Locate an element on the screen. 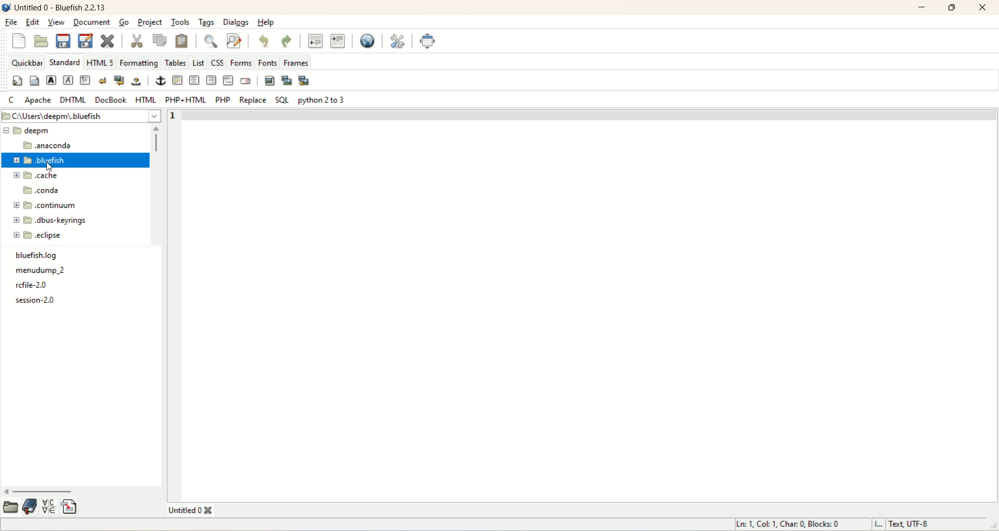  line number is located at coordinates (172, 116).